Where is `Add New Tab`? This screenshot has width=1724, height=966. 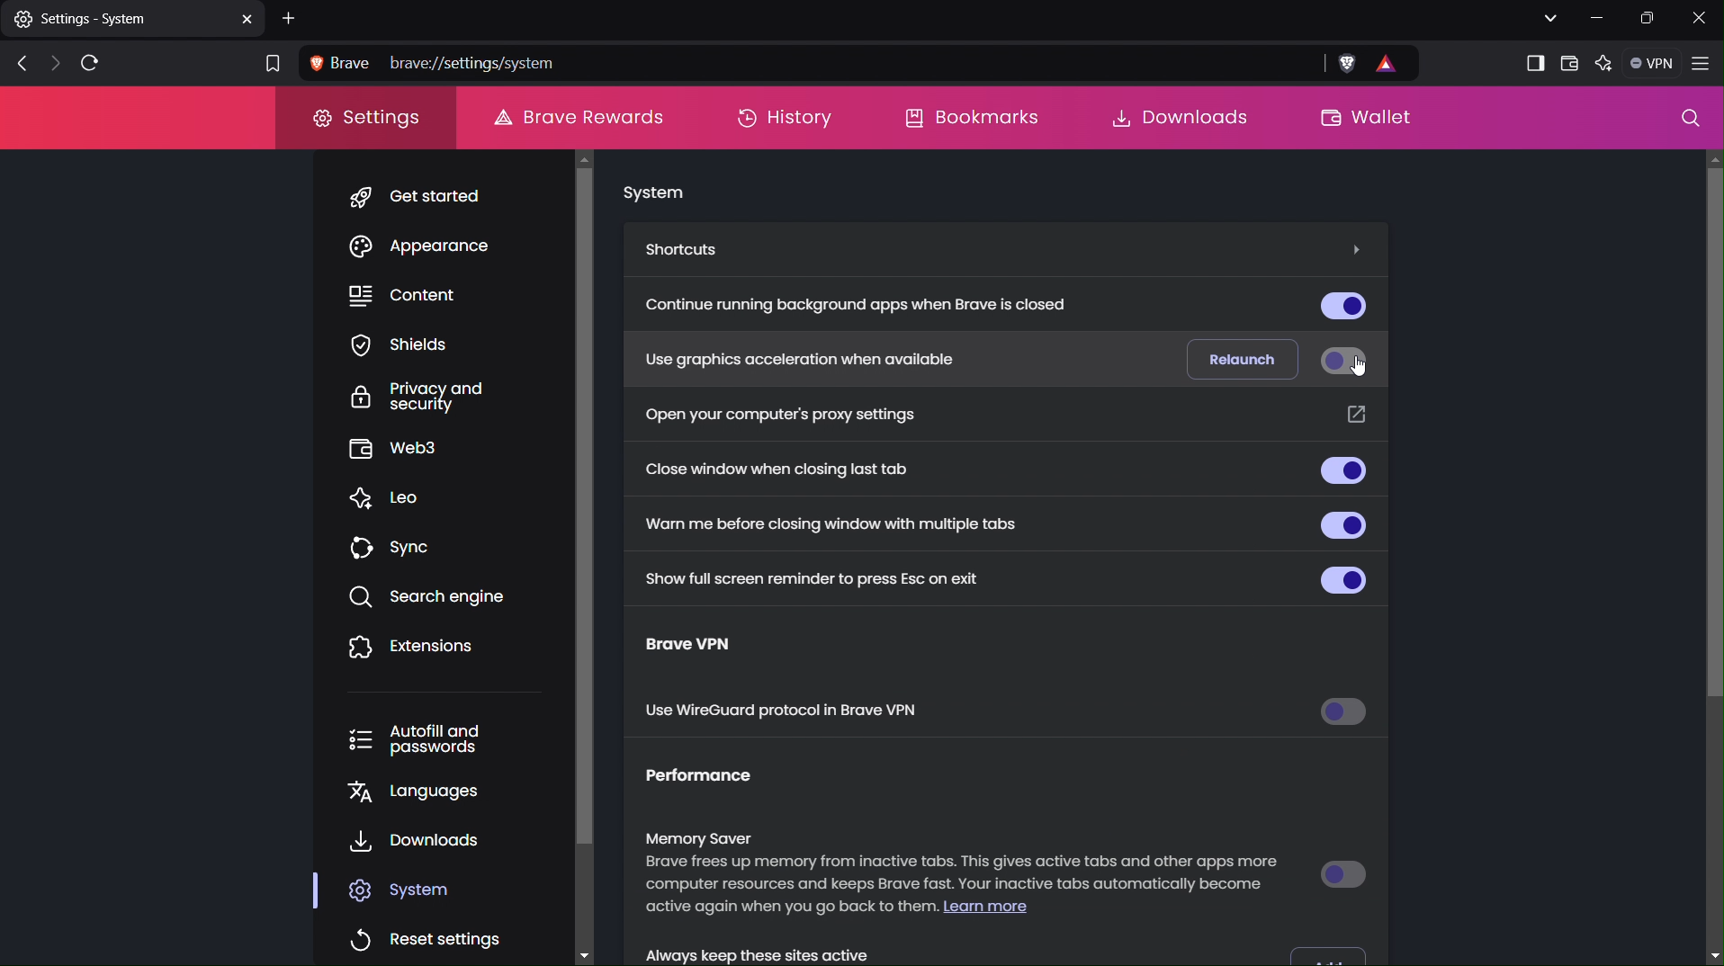
Add New Tab is located at coordinates (292, 17).